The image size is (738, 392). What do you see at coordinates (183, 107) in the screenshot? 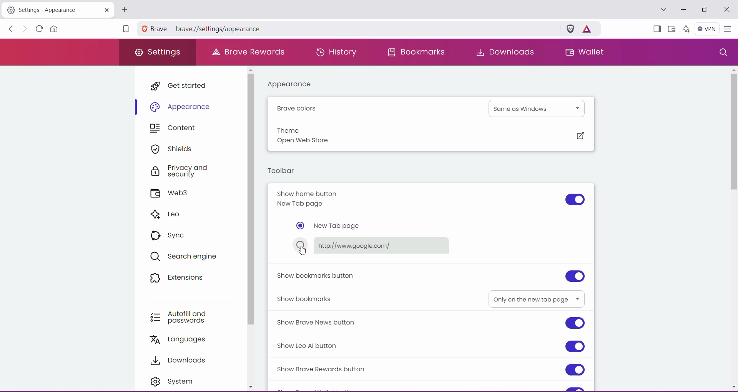
I see `Appearance` at bounding box center [183, 107].